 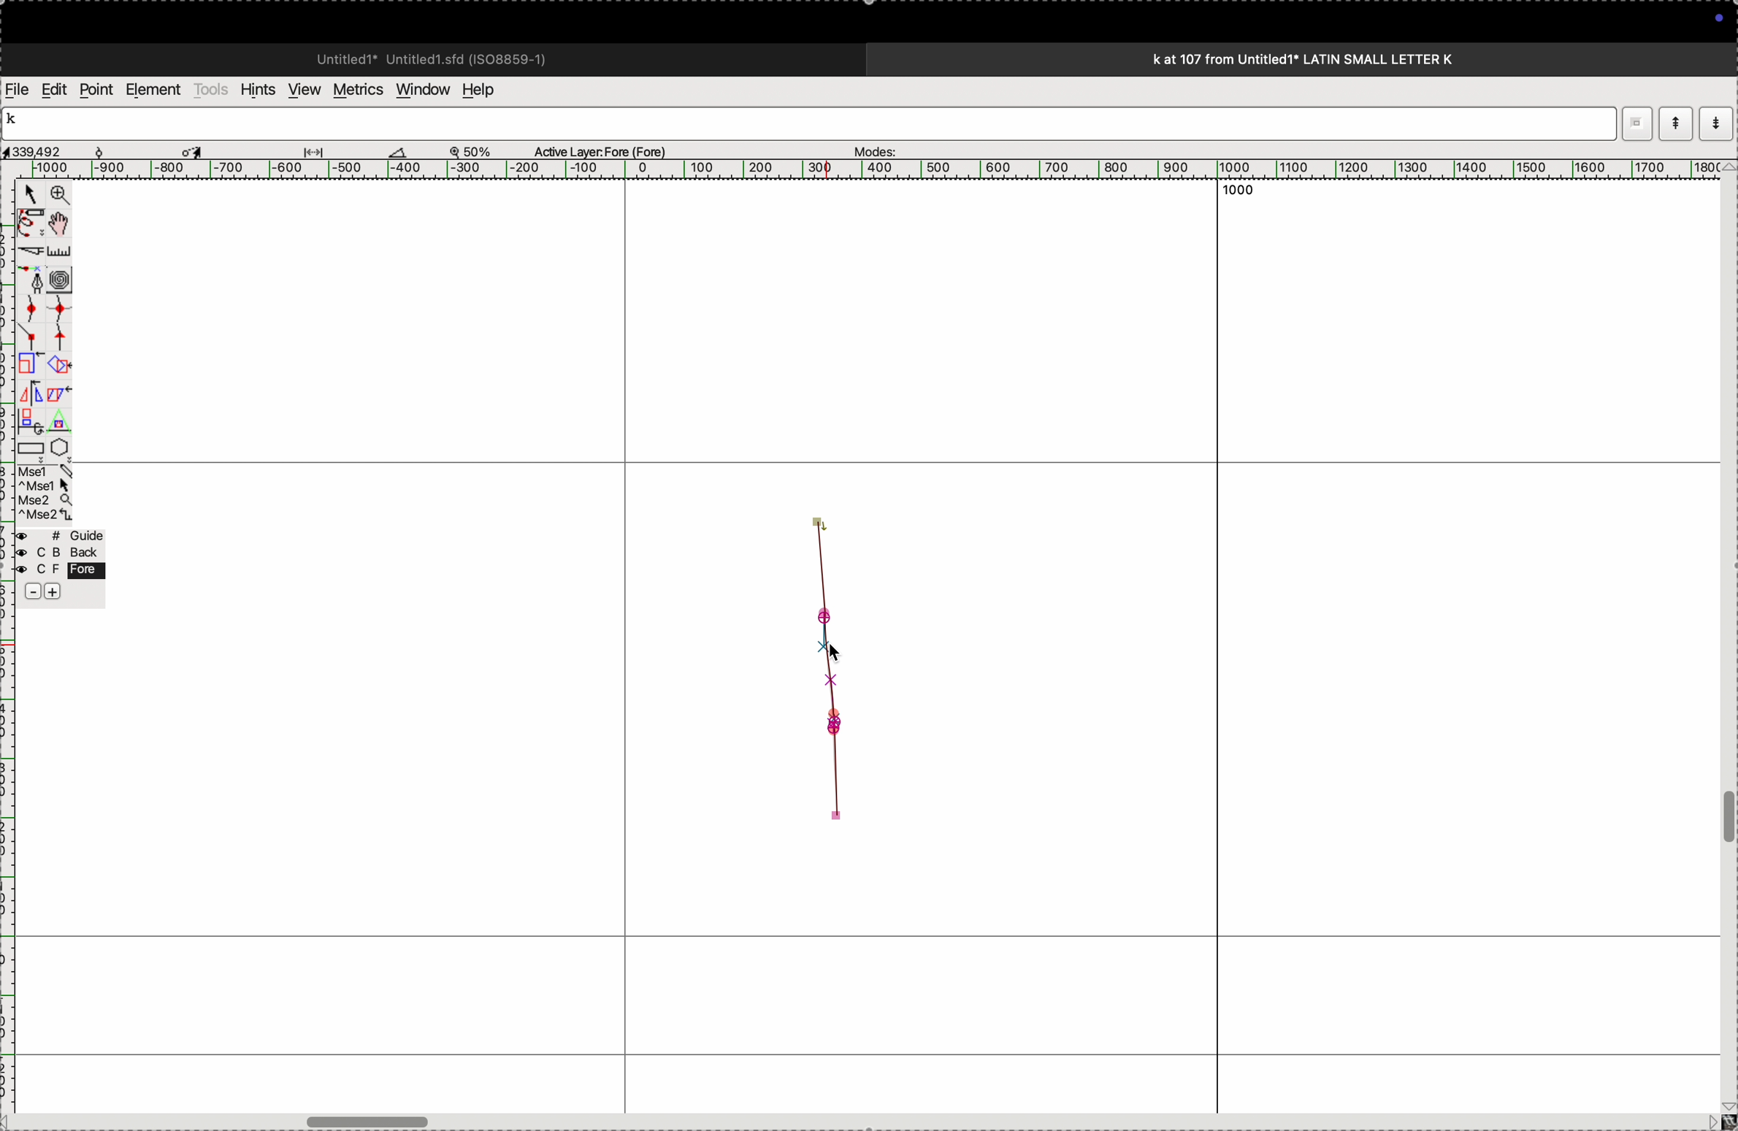 What do you see at coordinates (211, 89) in the screenshot?
I see `tools` at bounding box center [211, 89].